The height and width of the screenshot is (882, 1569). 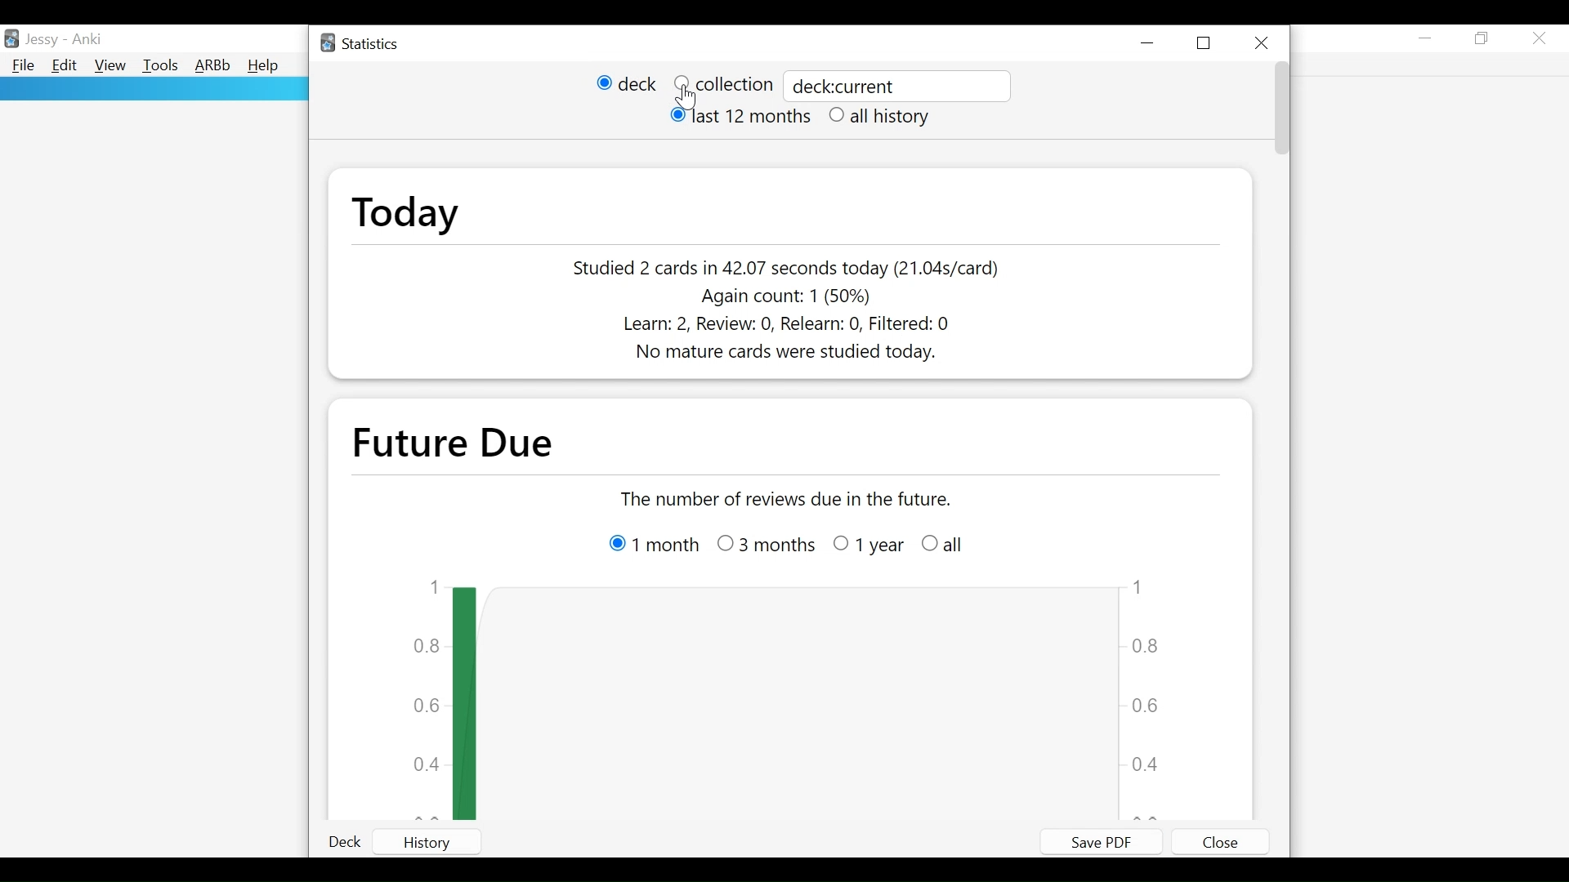 What do you see at coordinates (651, 545) in the screenshot?
I see `(un)select 1 month` at bounding box center [651, 545].